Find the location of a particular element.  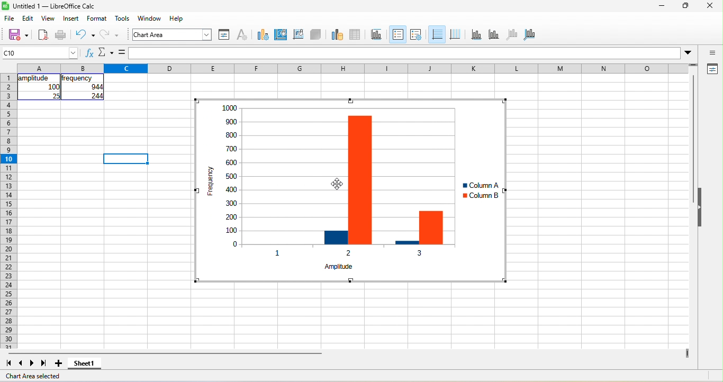

next sheet is located at coordinates (32, 363).